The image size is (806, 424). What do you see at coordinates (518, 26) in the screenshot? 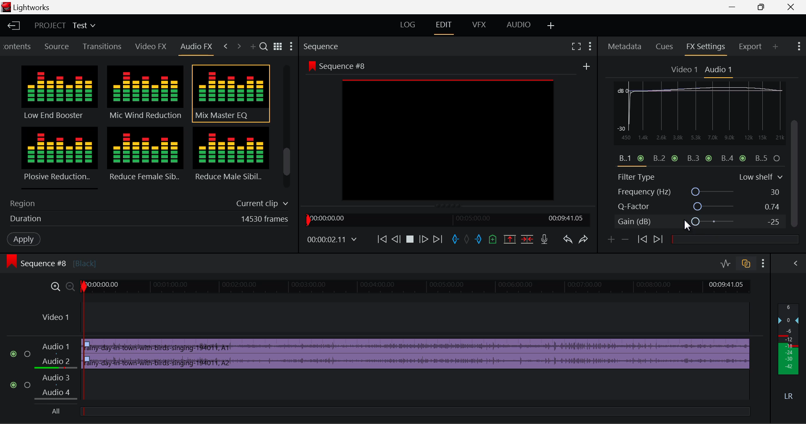
I see `AUDIO Layout` at bounding box center [518, 26].